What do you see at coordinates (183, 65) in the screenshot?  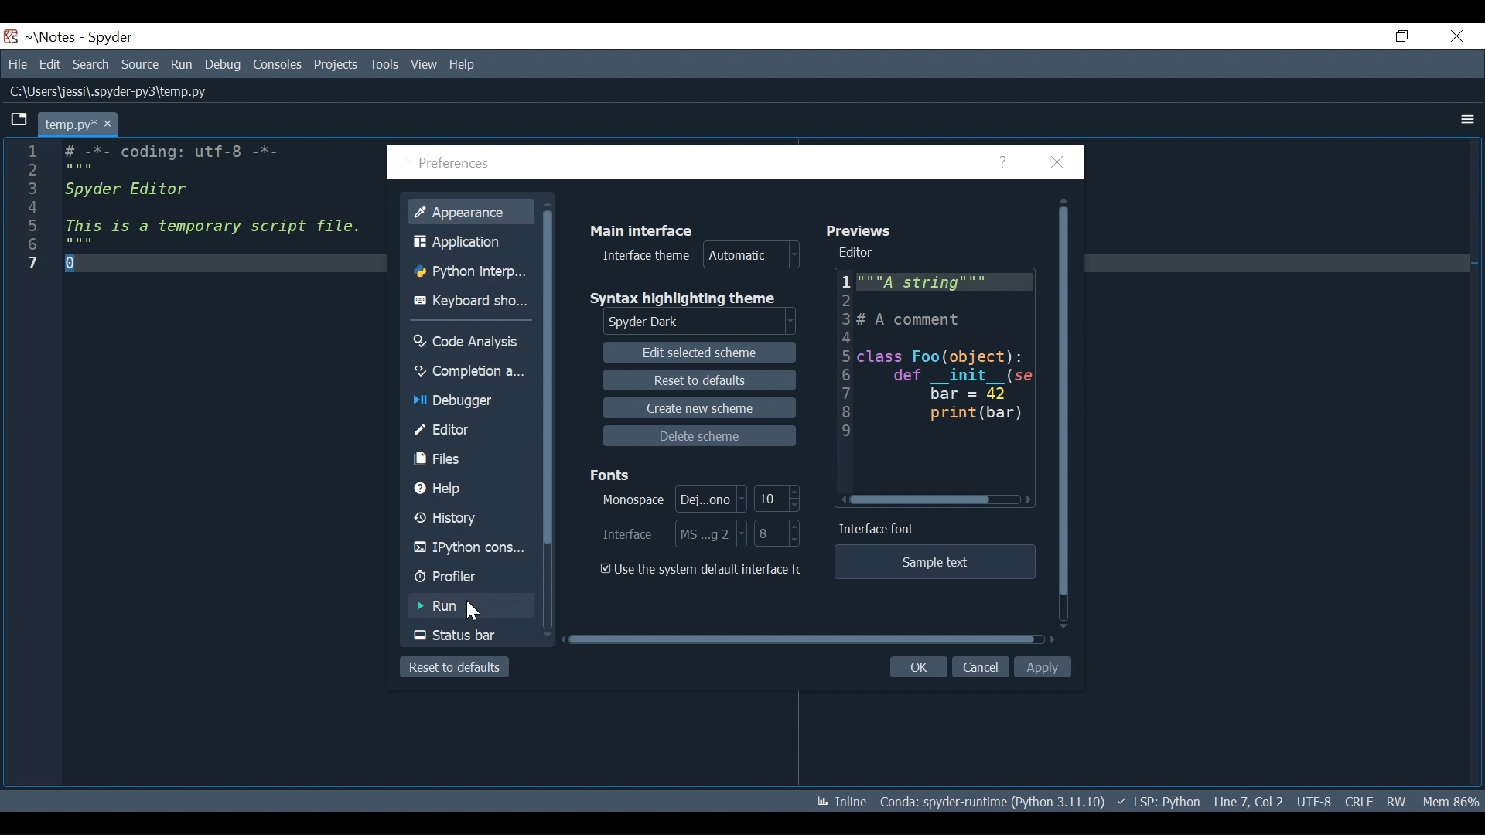 I see `Run` at bounding box center [183, 65].